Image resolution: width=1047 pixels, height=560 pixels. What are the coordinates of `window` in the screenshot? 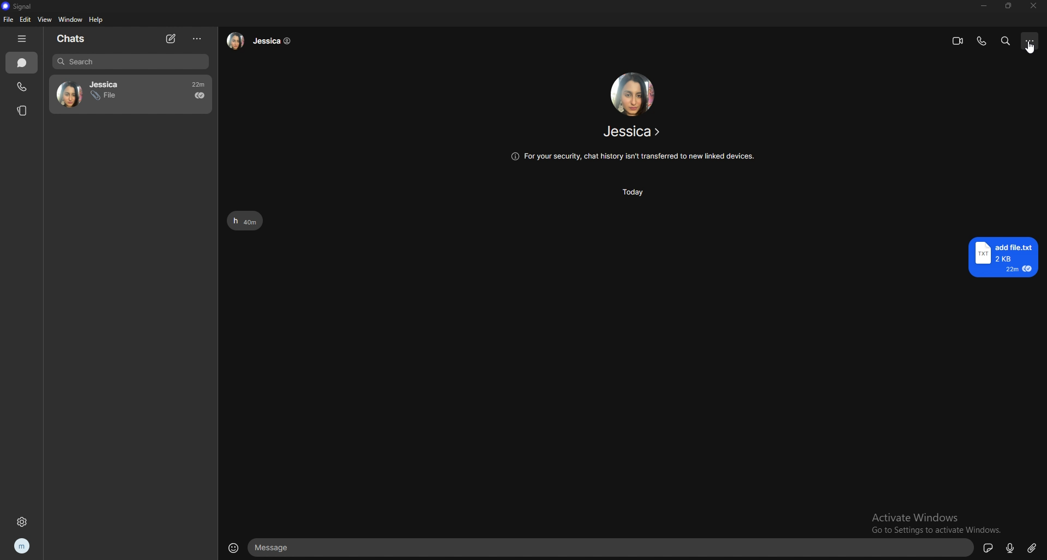 It's located at (70, 19).